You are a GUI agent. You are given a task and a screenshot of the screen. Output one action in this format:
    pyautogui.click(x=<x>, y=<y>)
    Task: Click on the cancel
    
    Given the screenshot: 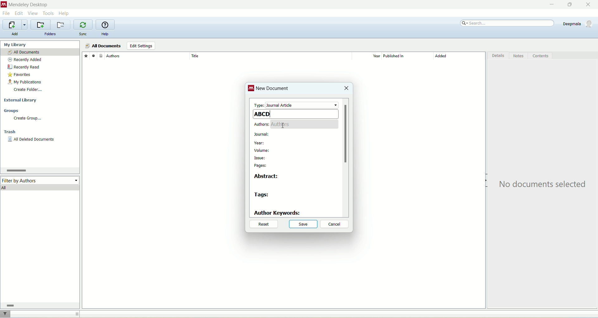 What is the action you would take?
    pyautogui.click(x=335, y=224)
    